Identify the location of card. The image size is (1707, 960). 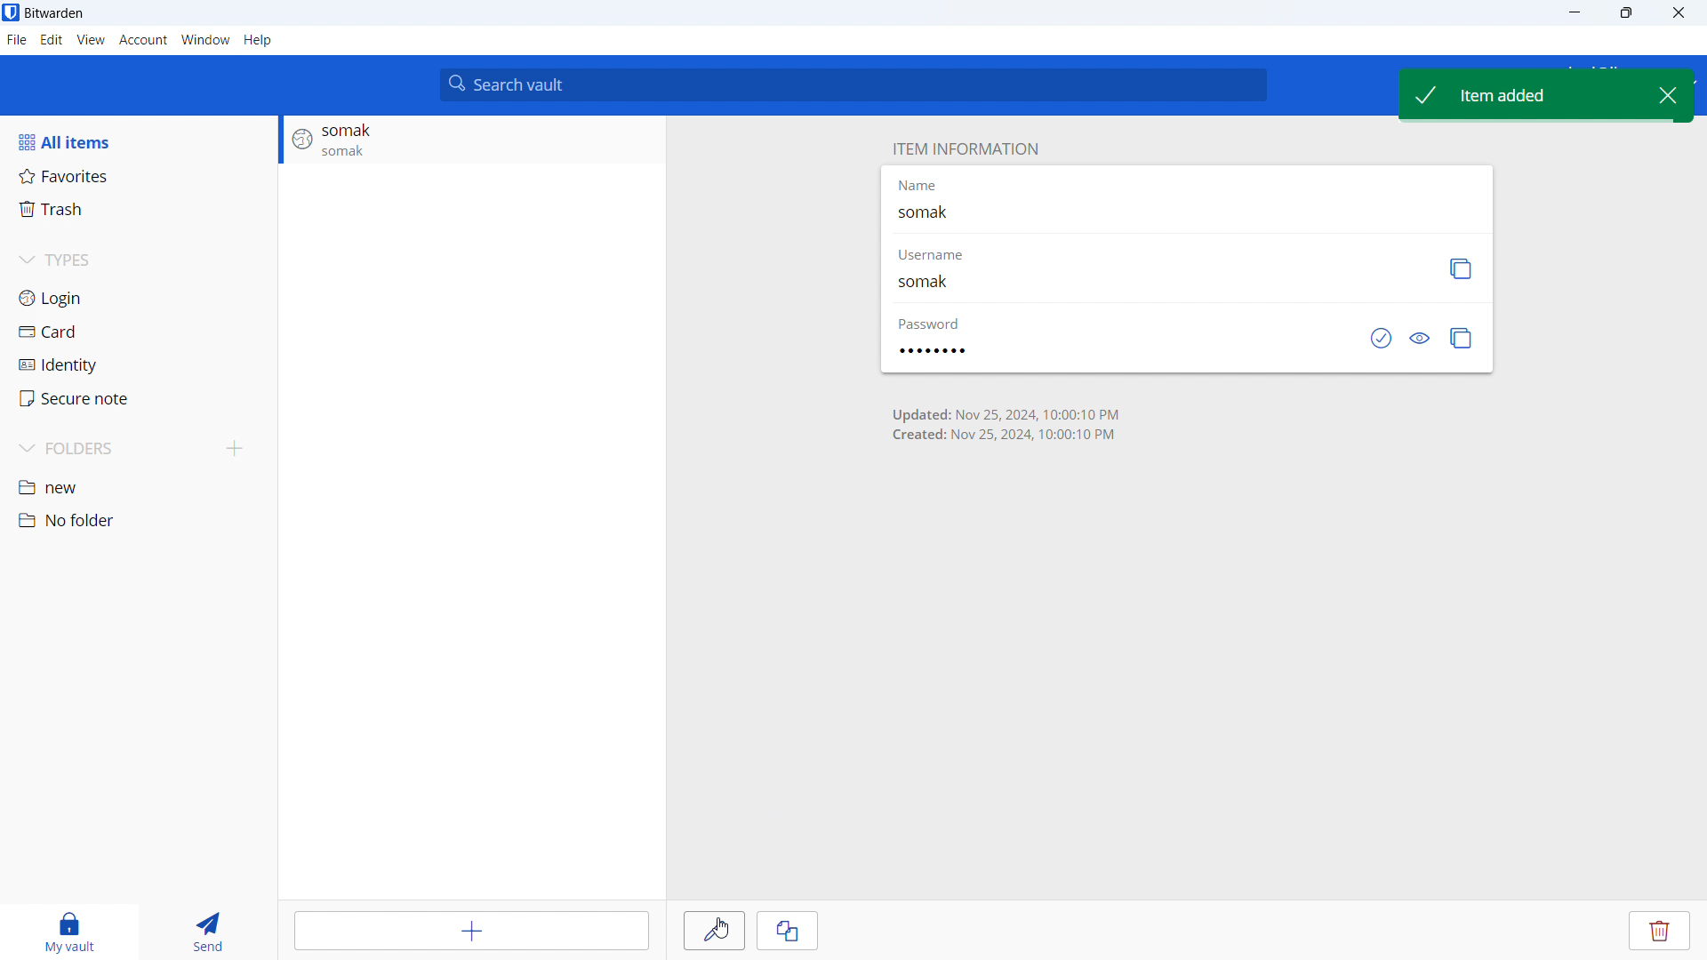
(139, 332).